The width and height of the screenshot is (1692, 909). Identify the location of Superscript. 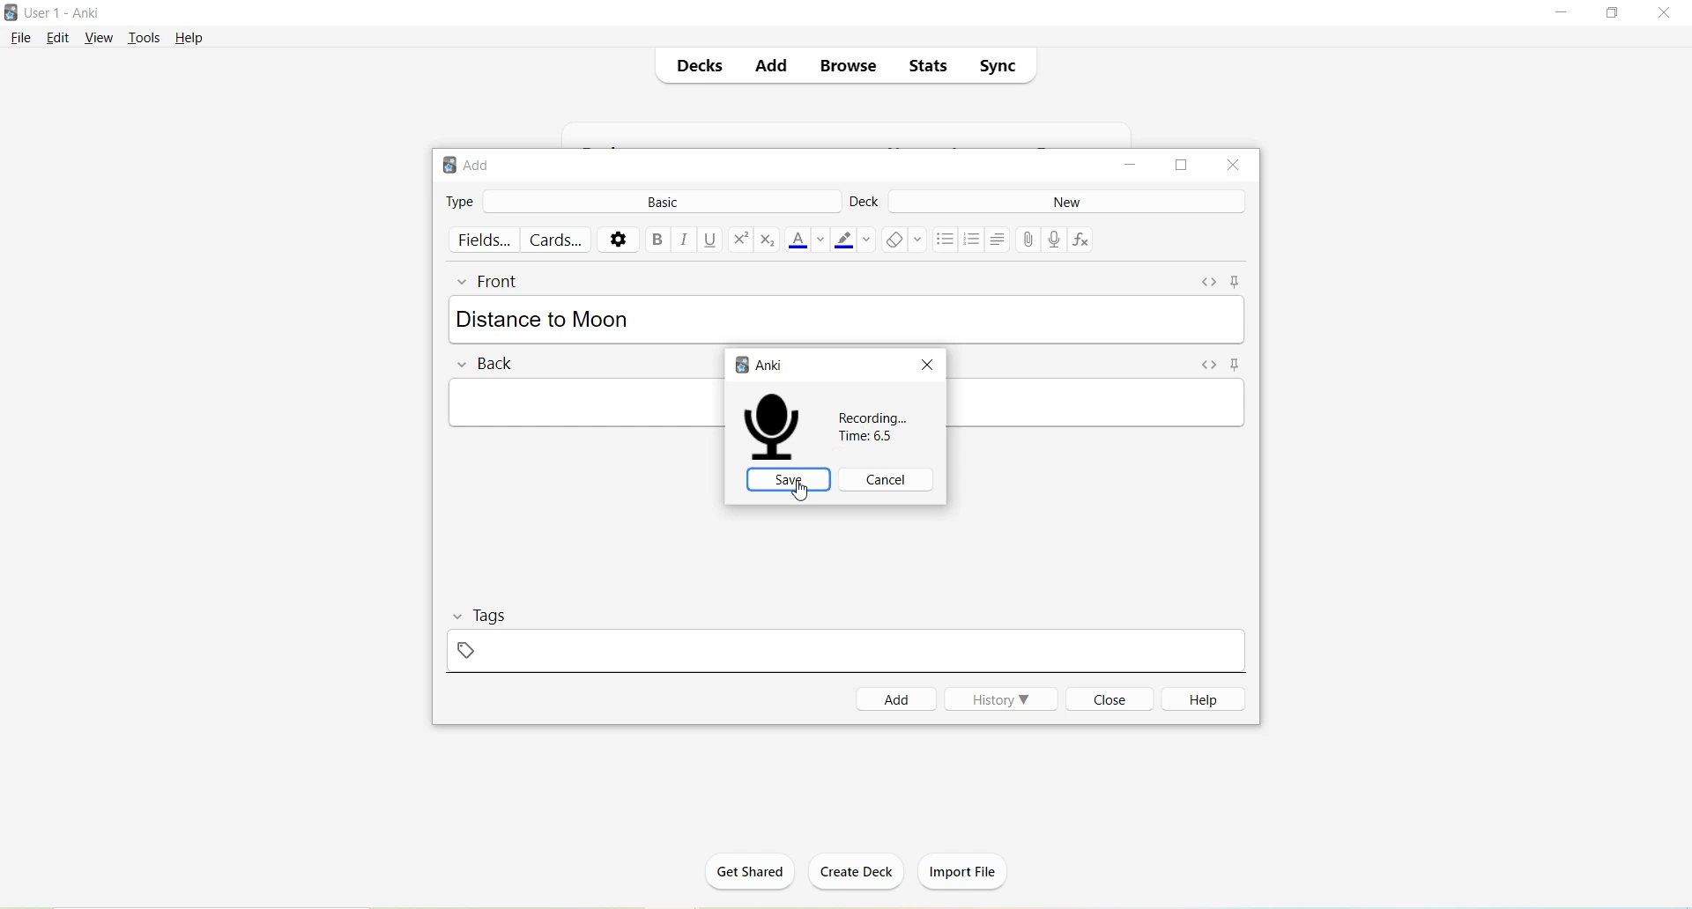
(740, 241).